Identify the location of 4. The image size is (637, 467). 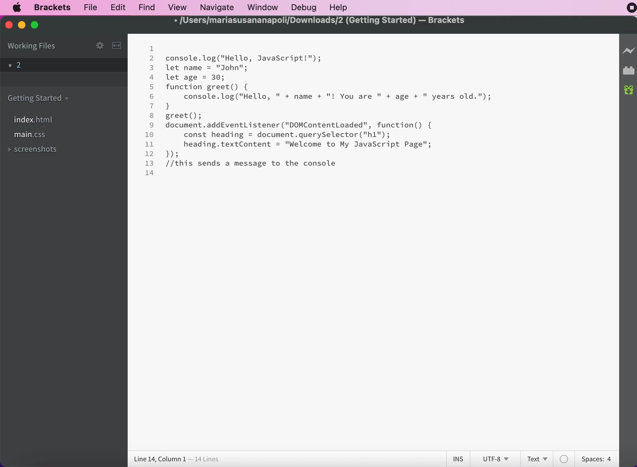
(152, 77).